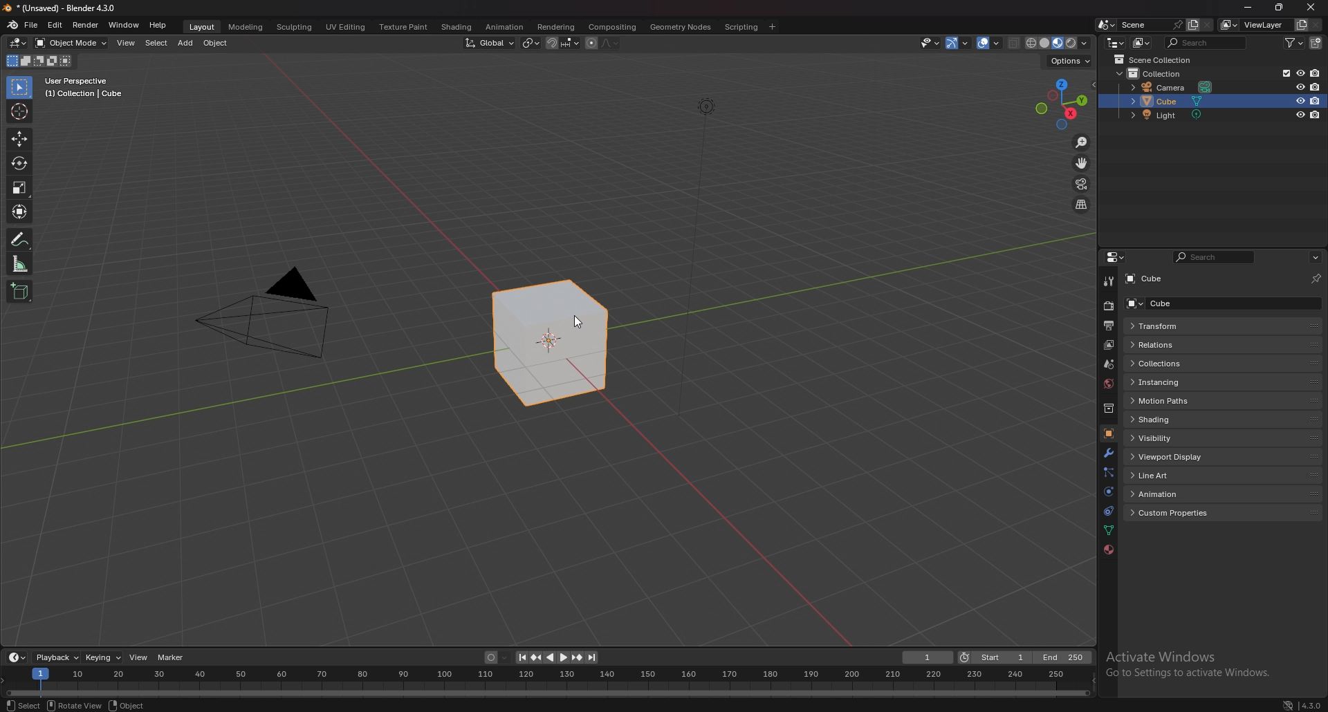  I want to click on move, so click(19, 139).